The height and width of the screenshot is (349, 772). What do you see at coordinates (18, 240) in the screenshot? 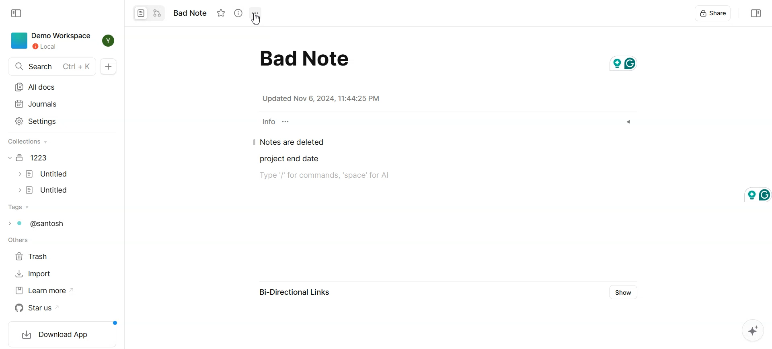
I see `others` at bounding box center [18, 240].